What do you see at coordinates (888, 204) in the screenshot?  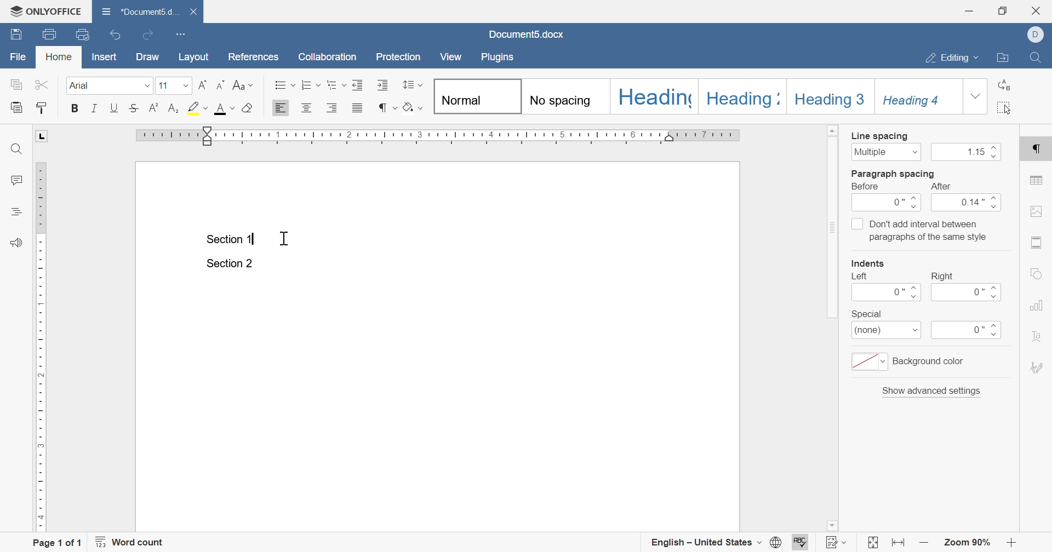 I see `0` at bounding box center [888, 204].